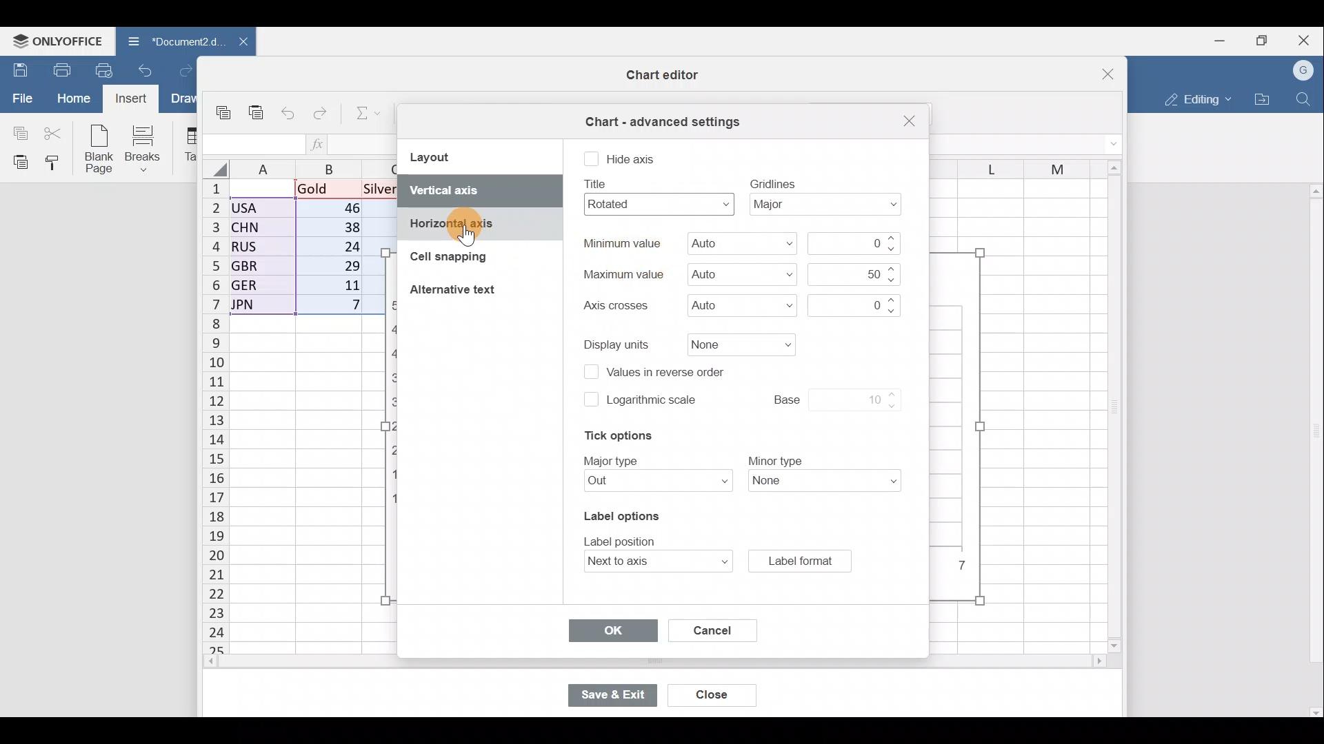  I want to click on Open file location, so click(1263, 99).